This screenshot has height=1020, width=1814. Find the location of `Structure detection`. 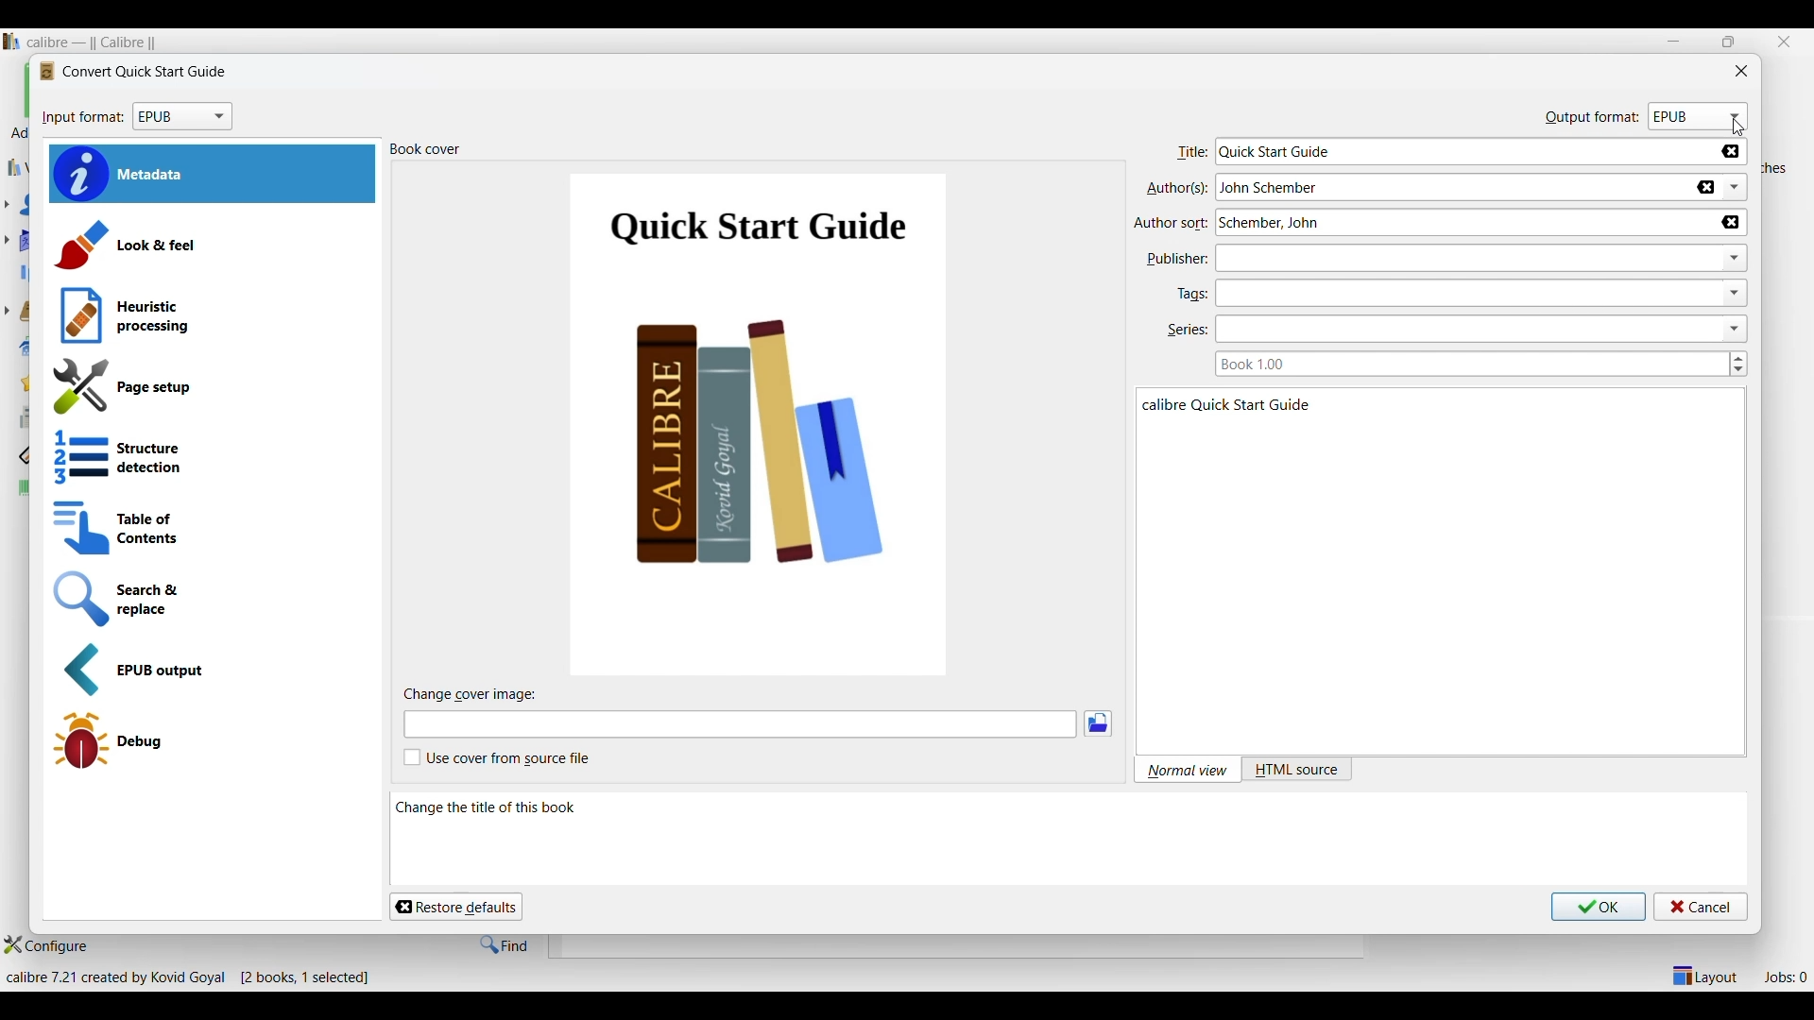

Structure detection is located at coordinates (210, 458).